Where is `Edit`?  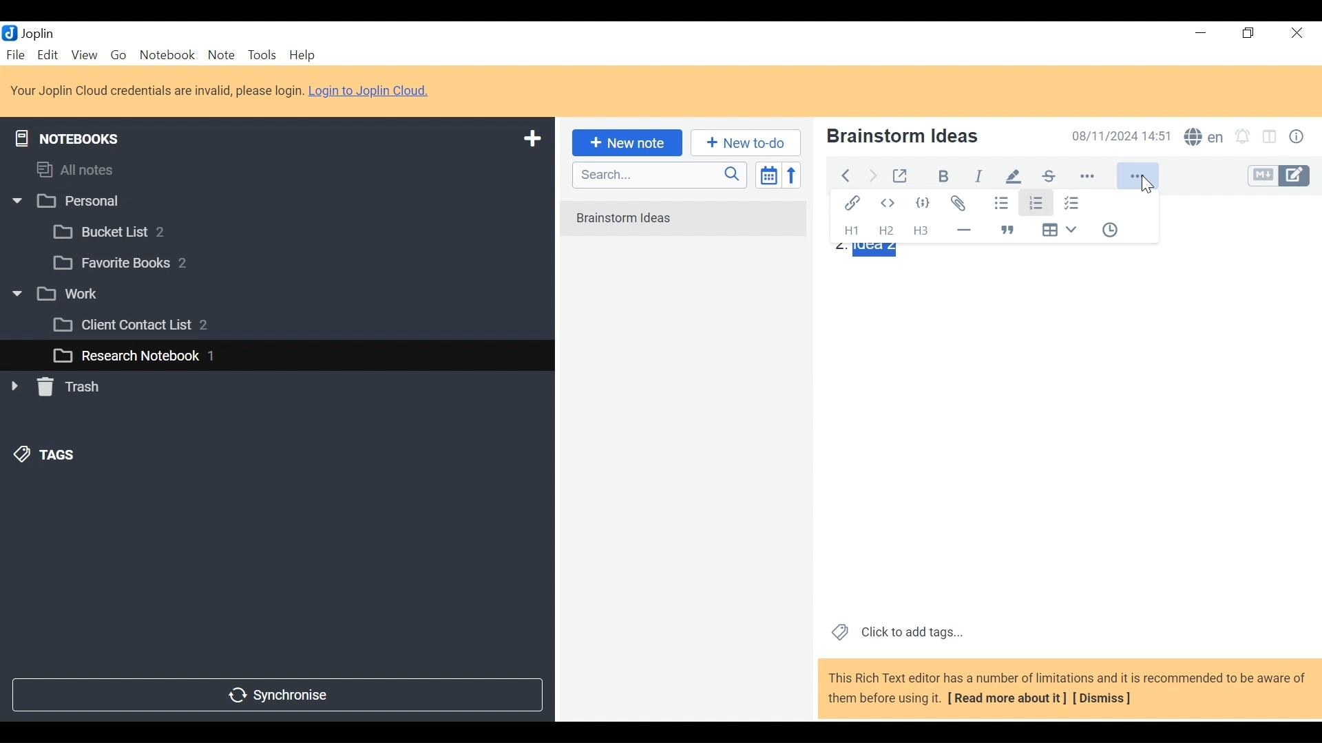 Edit is located at coordinates (49, 54).